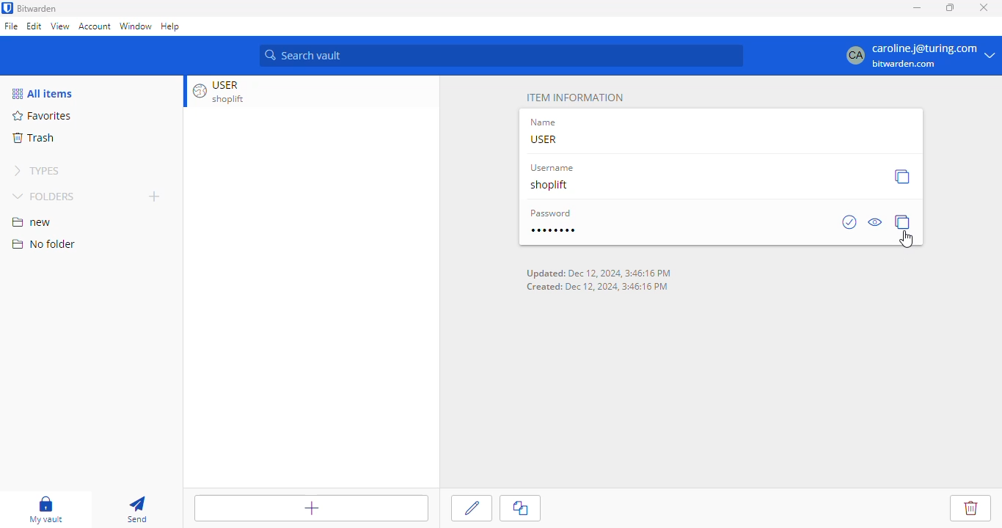  Describe the element at coordinates (983, 7) in the screenshot. I see `close` at that location.